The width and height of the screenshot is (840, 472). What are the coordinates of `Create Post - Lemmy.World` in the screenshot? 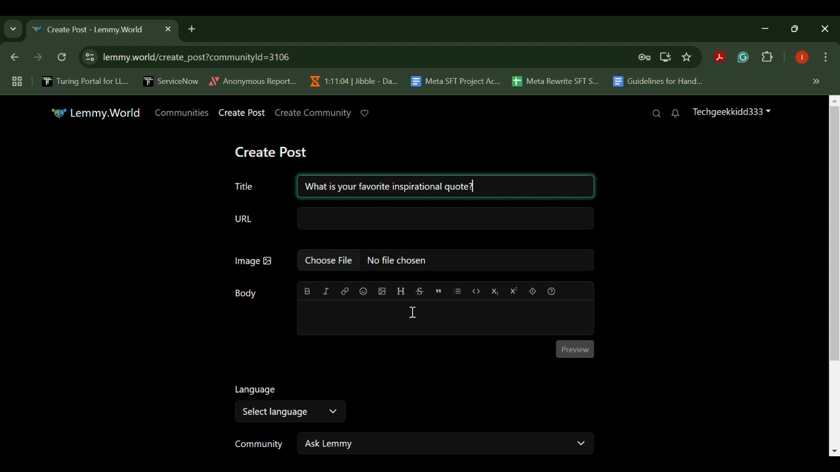 It's located at (91, 30).